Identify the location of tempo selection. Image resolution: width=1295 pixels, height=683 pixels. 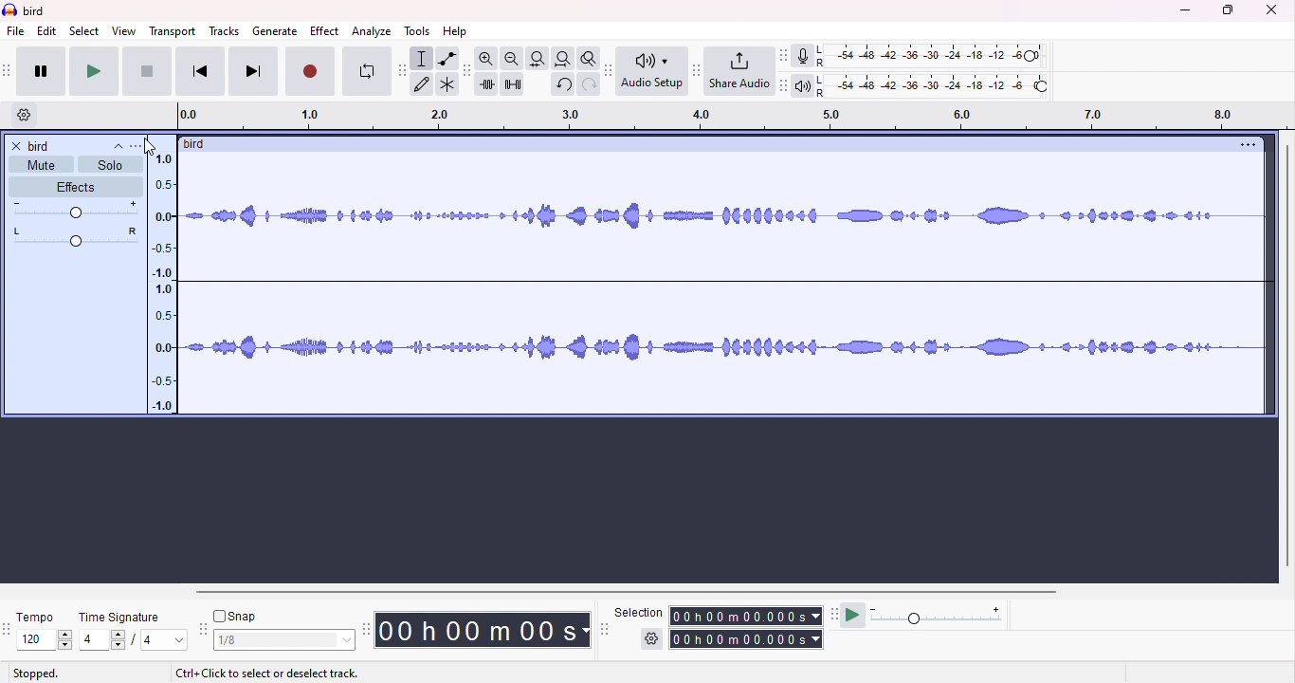
(37, 639).